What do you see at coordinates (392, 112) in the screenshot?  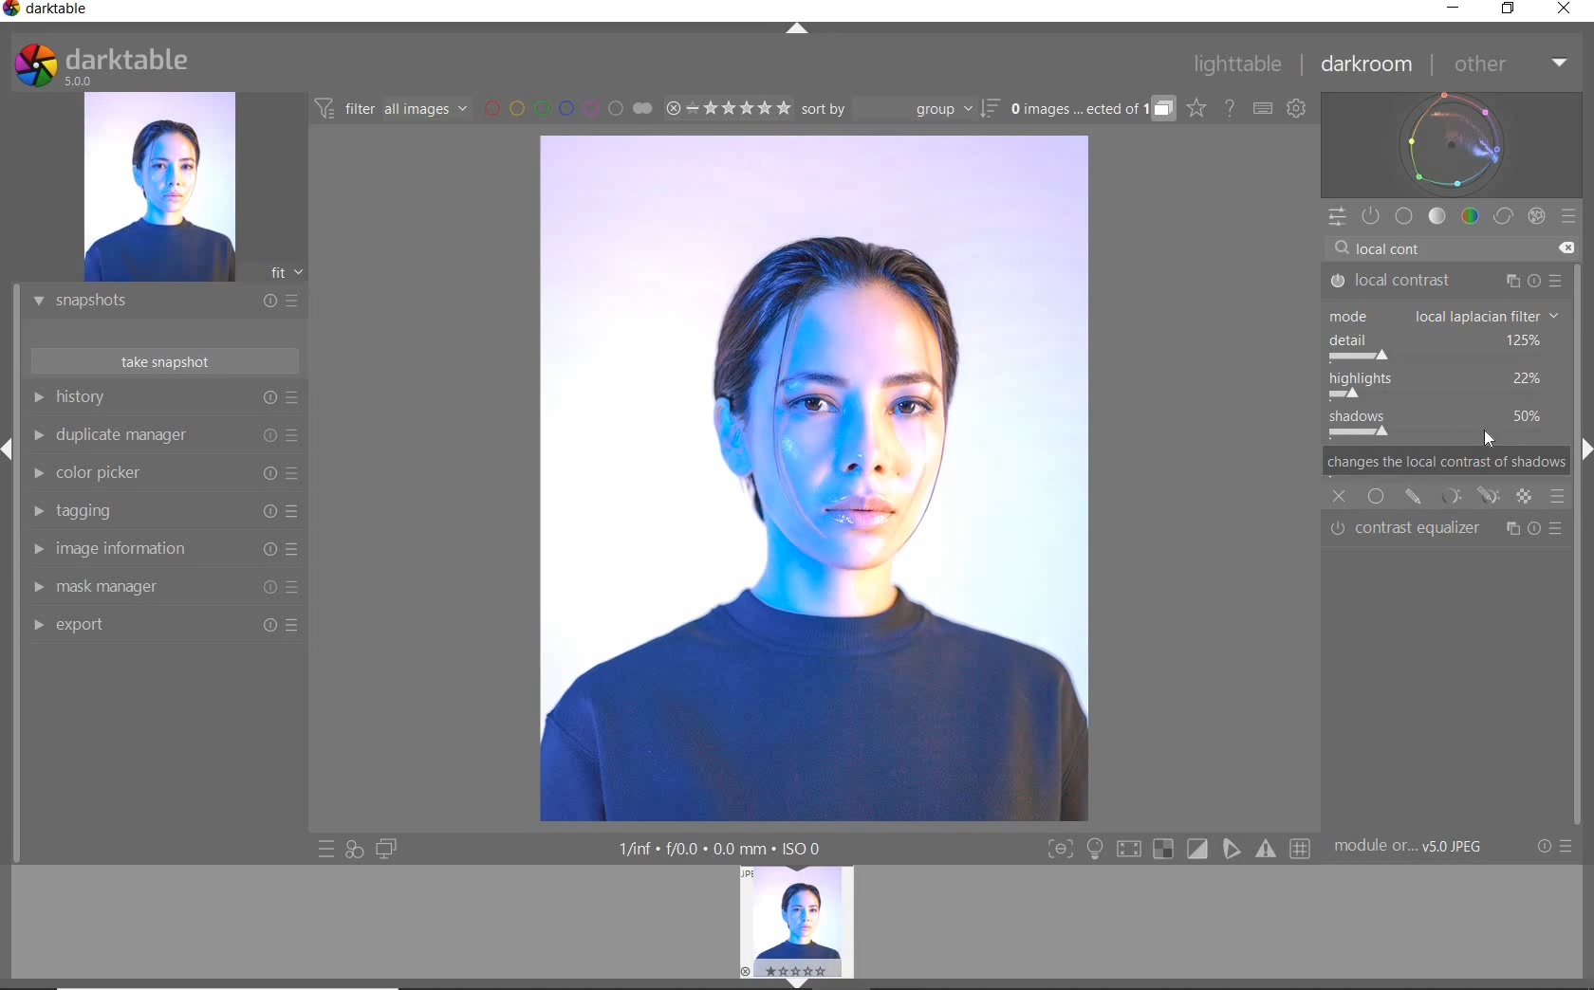 I see `FILTER IMAGES BASED ON THEIR MODULE ORDER` at bounding box center [392, 112].